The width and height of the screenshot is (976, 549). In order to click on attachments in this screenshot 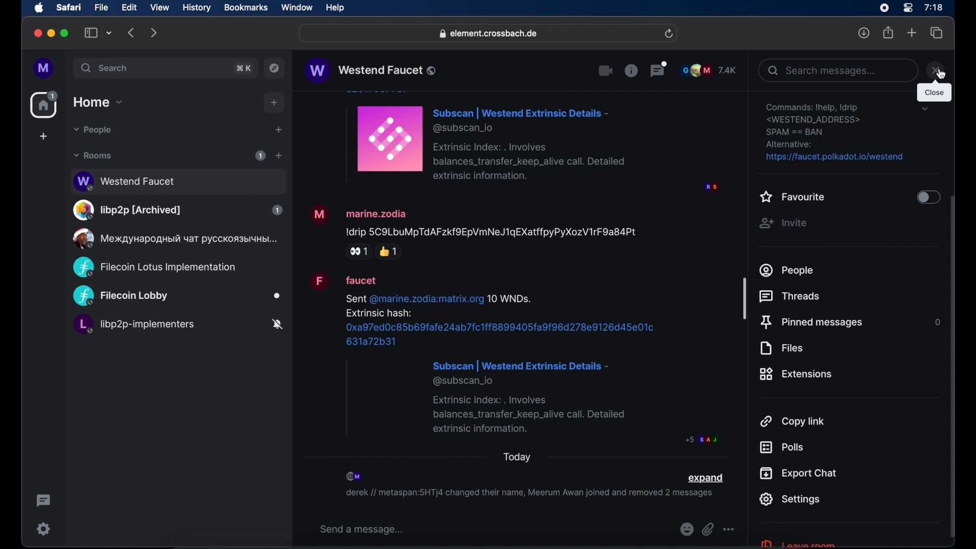, I will do `click(708, 530)`.